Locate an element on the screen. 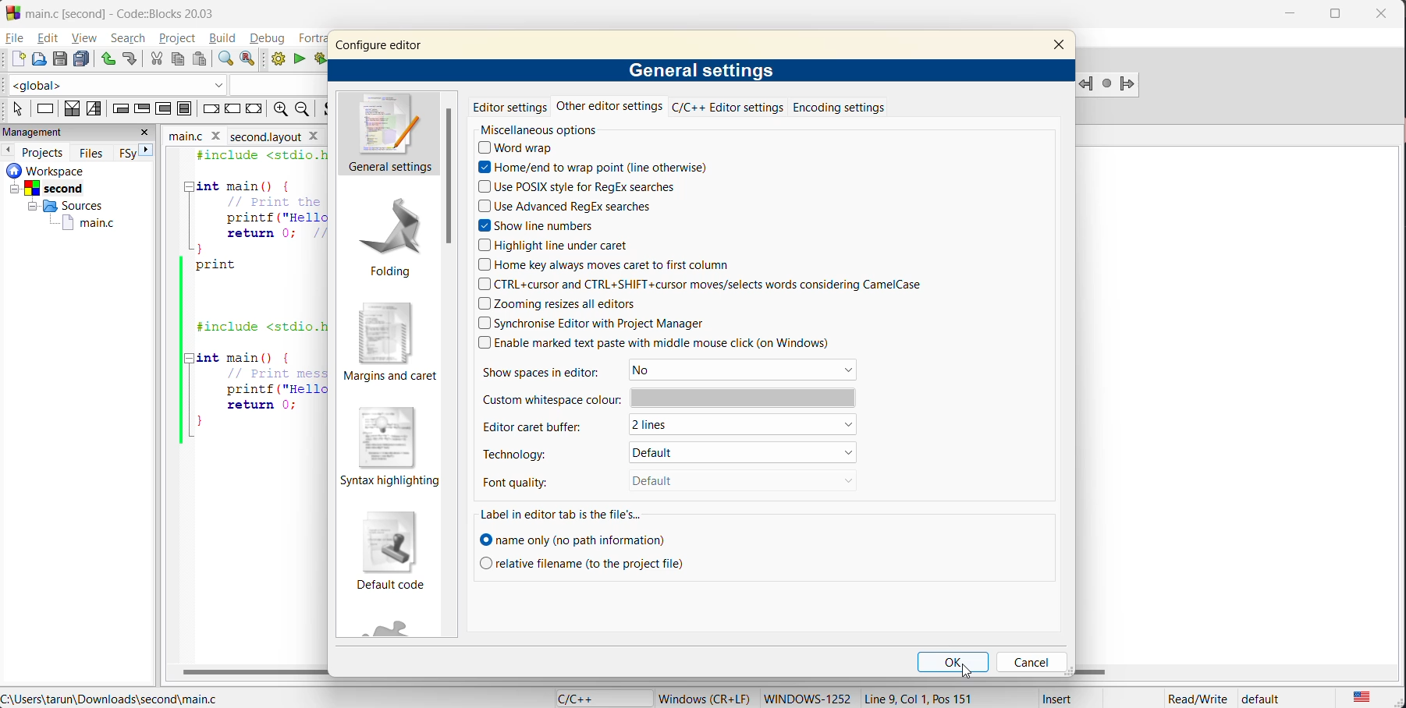  encoding settings is located at coordinates (842, 108).